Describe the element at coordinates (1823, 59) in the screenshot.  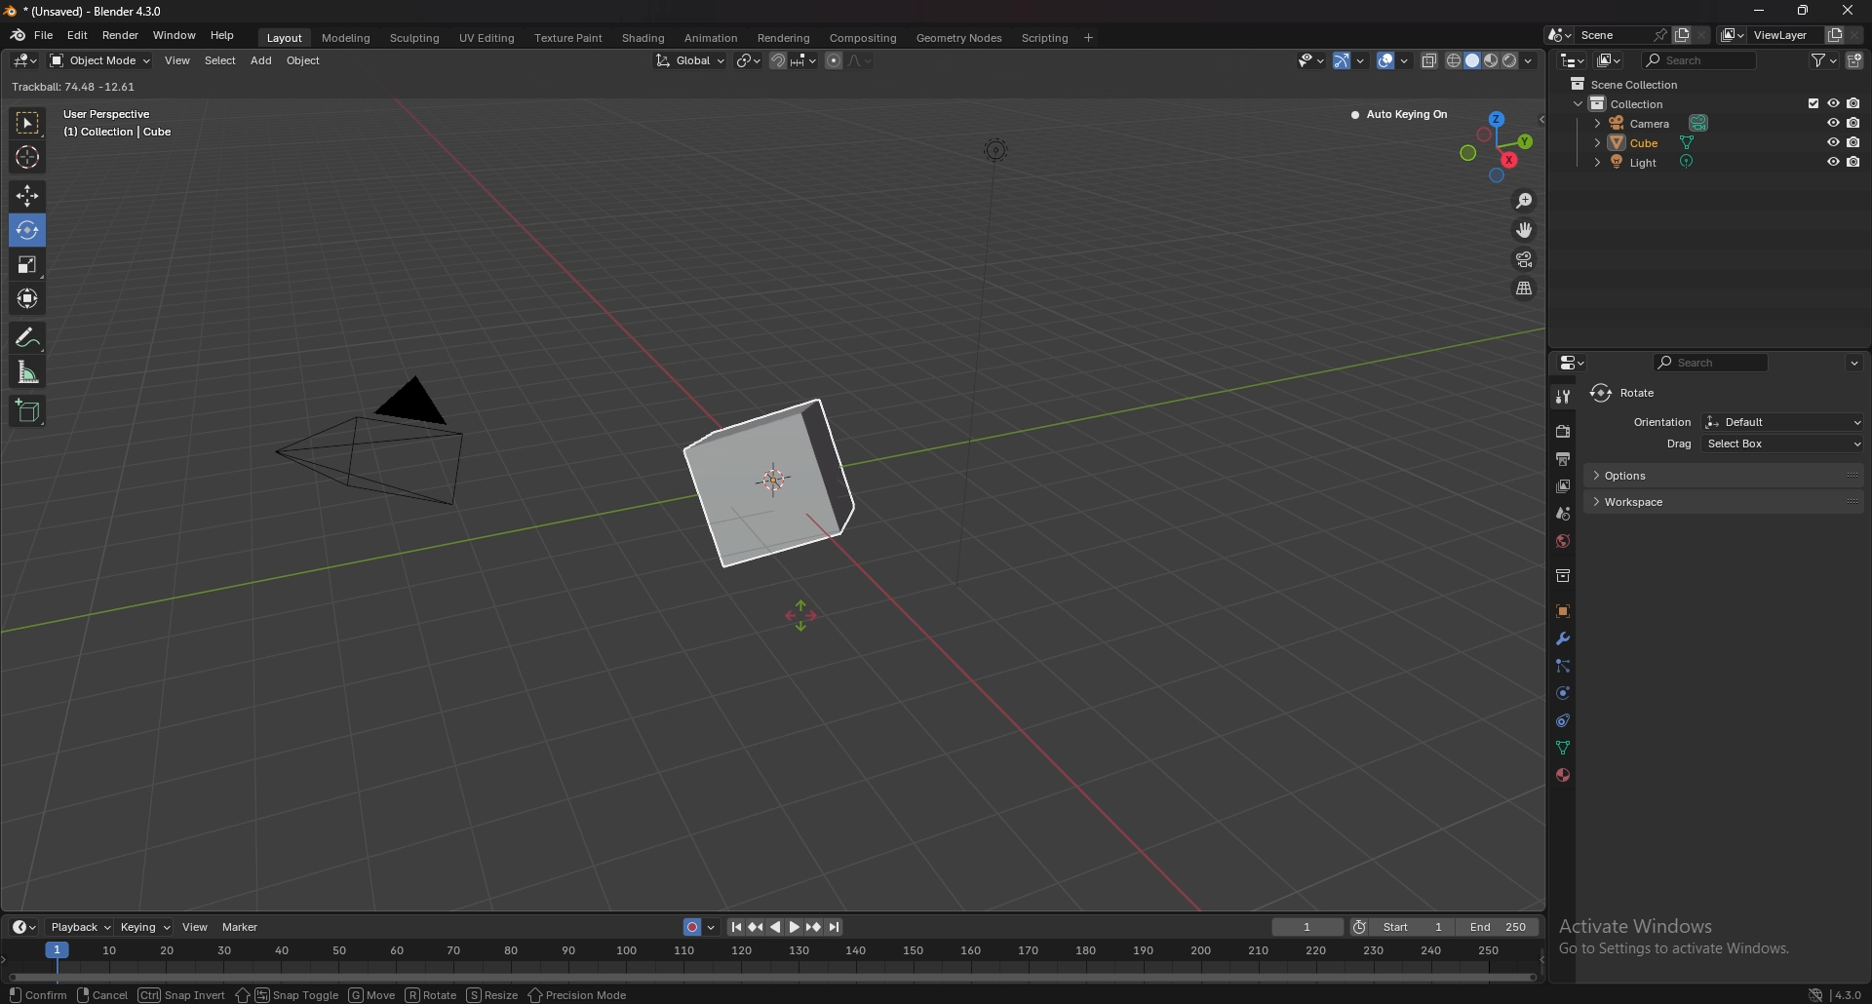
I see `filter` at that location.